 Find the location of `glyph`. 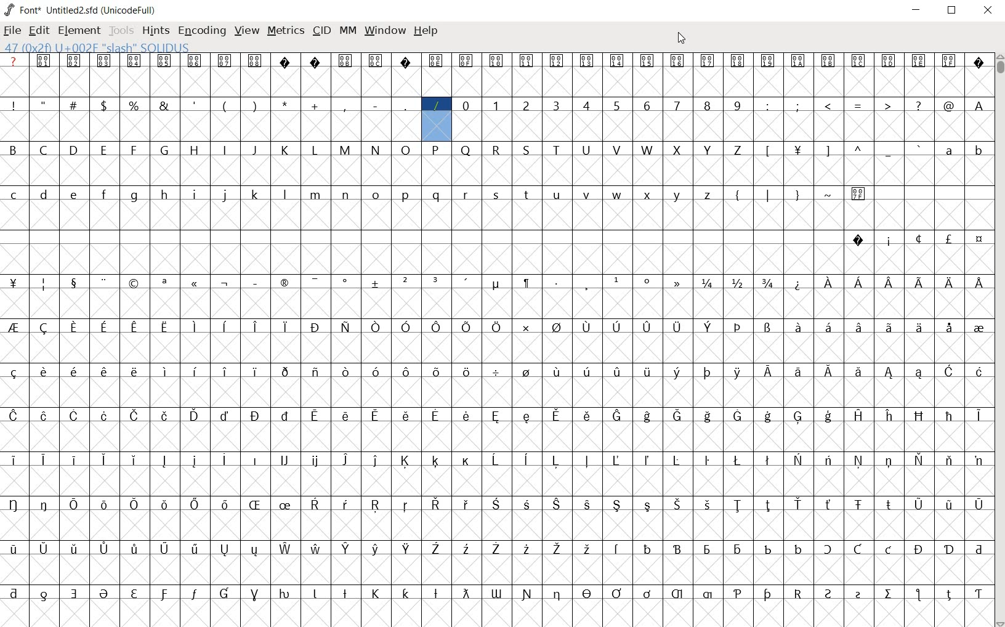

glyph is located at coordinates (496, 460).